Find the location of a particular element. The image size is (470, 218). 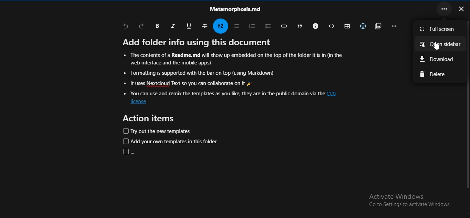

italic is located at coordinates (174, 25).